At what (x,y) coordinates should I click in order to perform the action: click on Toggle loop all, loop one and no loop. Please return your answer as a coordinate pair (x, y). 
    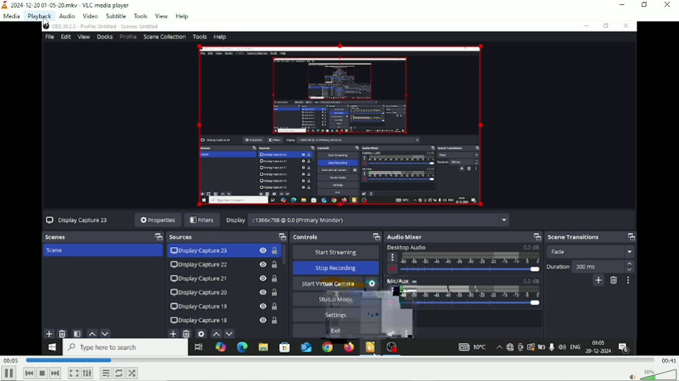
    Looking at the image, I should click on (119, 373).